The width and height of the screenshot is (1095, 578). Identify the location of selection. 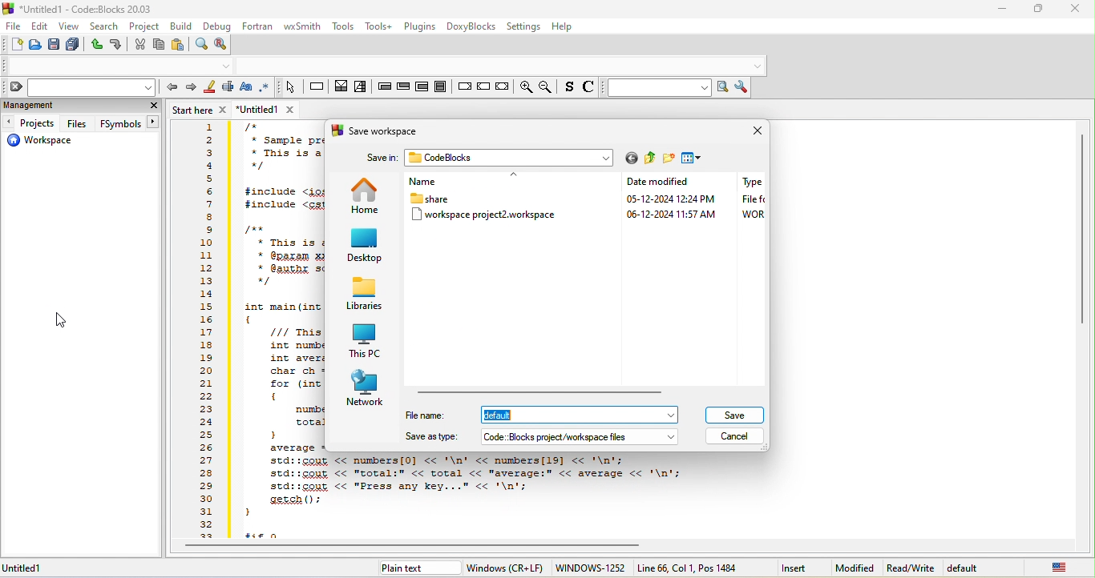
(362, 89).